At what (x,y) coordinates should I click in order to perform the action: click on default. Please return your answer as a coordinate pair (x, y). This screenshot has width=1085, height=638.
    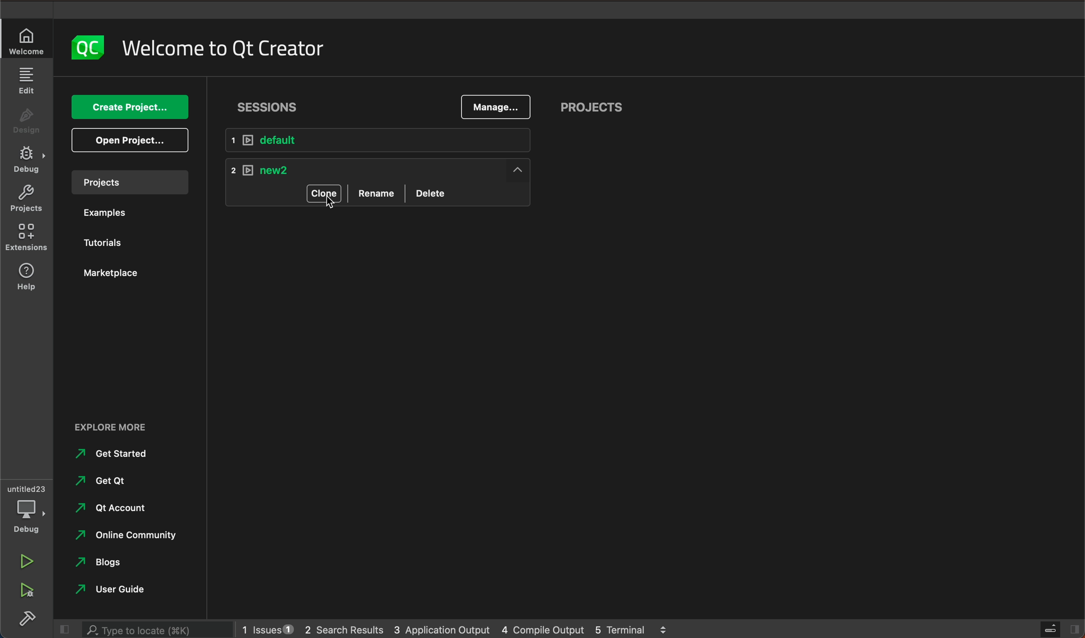
    Looking at the image, I should click on (377, 139).